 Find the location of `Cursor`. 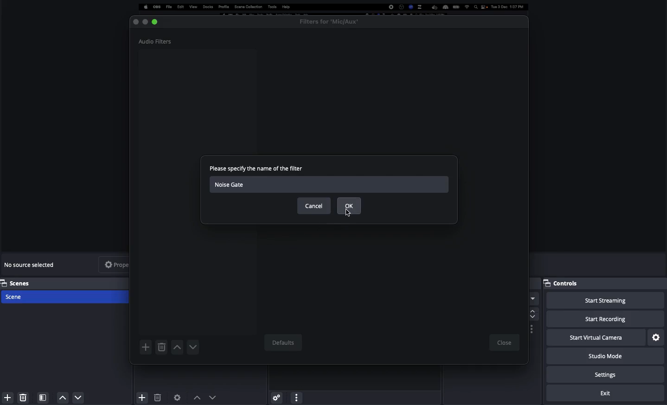

Cursor is located at coordinates (350, 215).